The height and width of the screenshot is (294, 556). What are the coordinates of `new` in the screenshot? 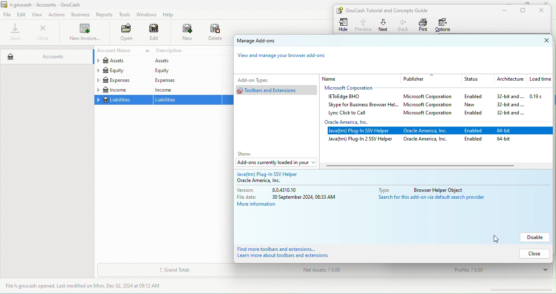 It's located at (183, 33).